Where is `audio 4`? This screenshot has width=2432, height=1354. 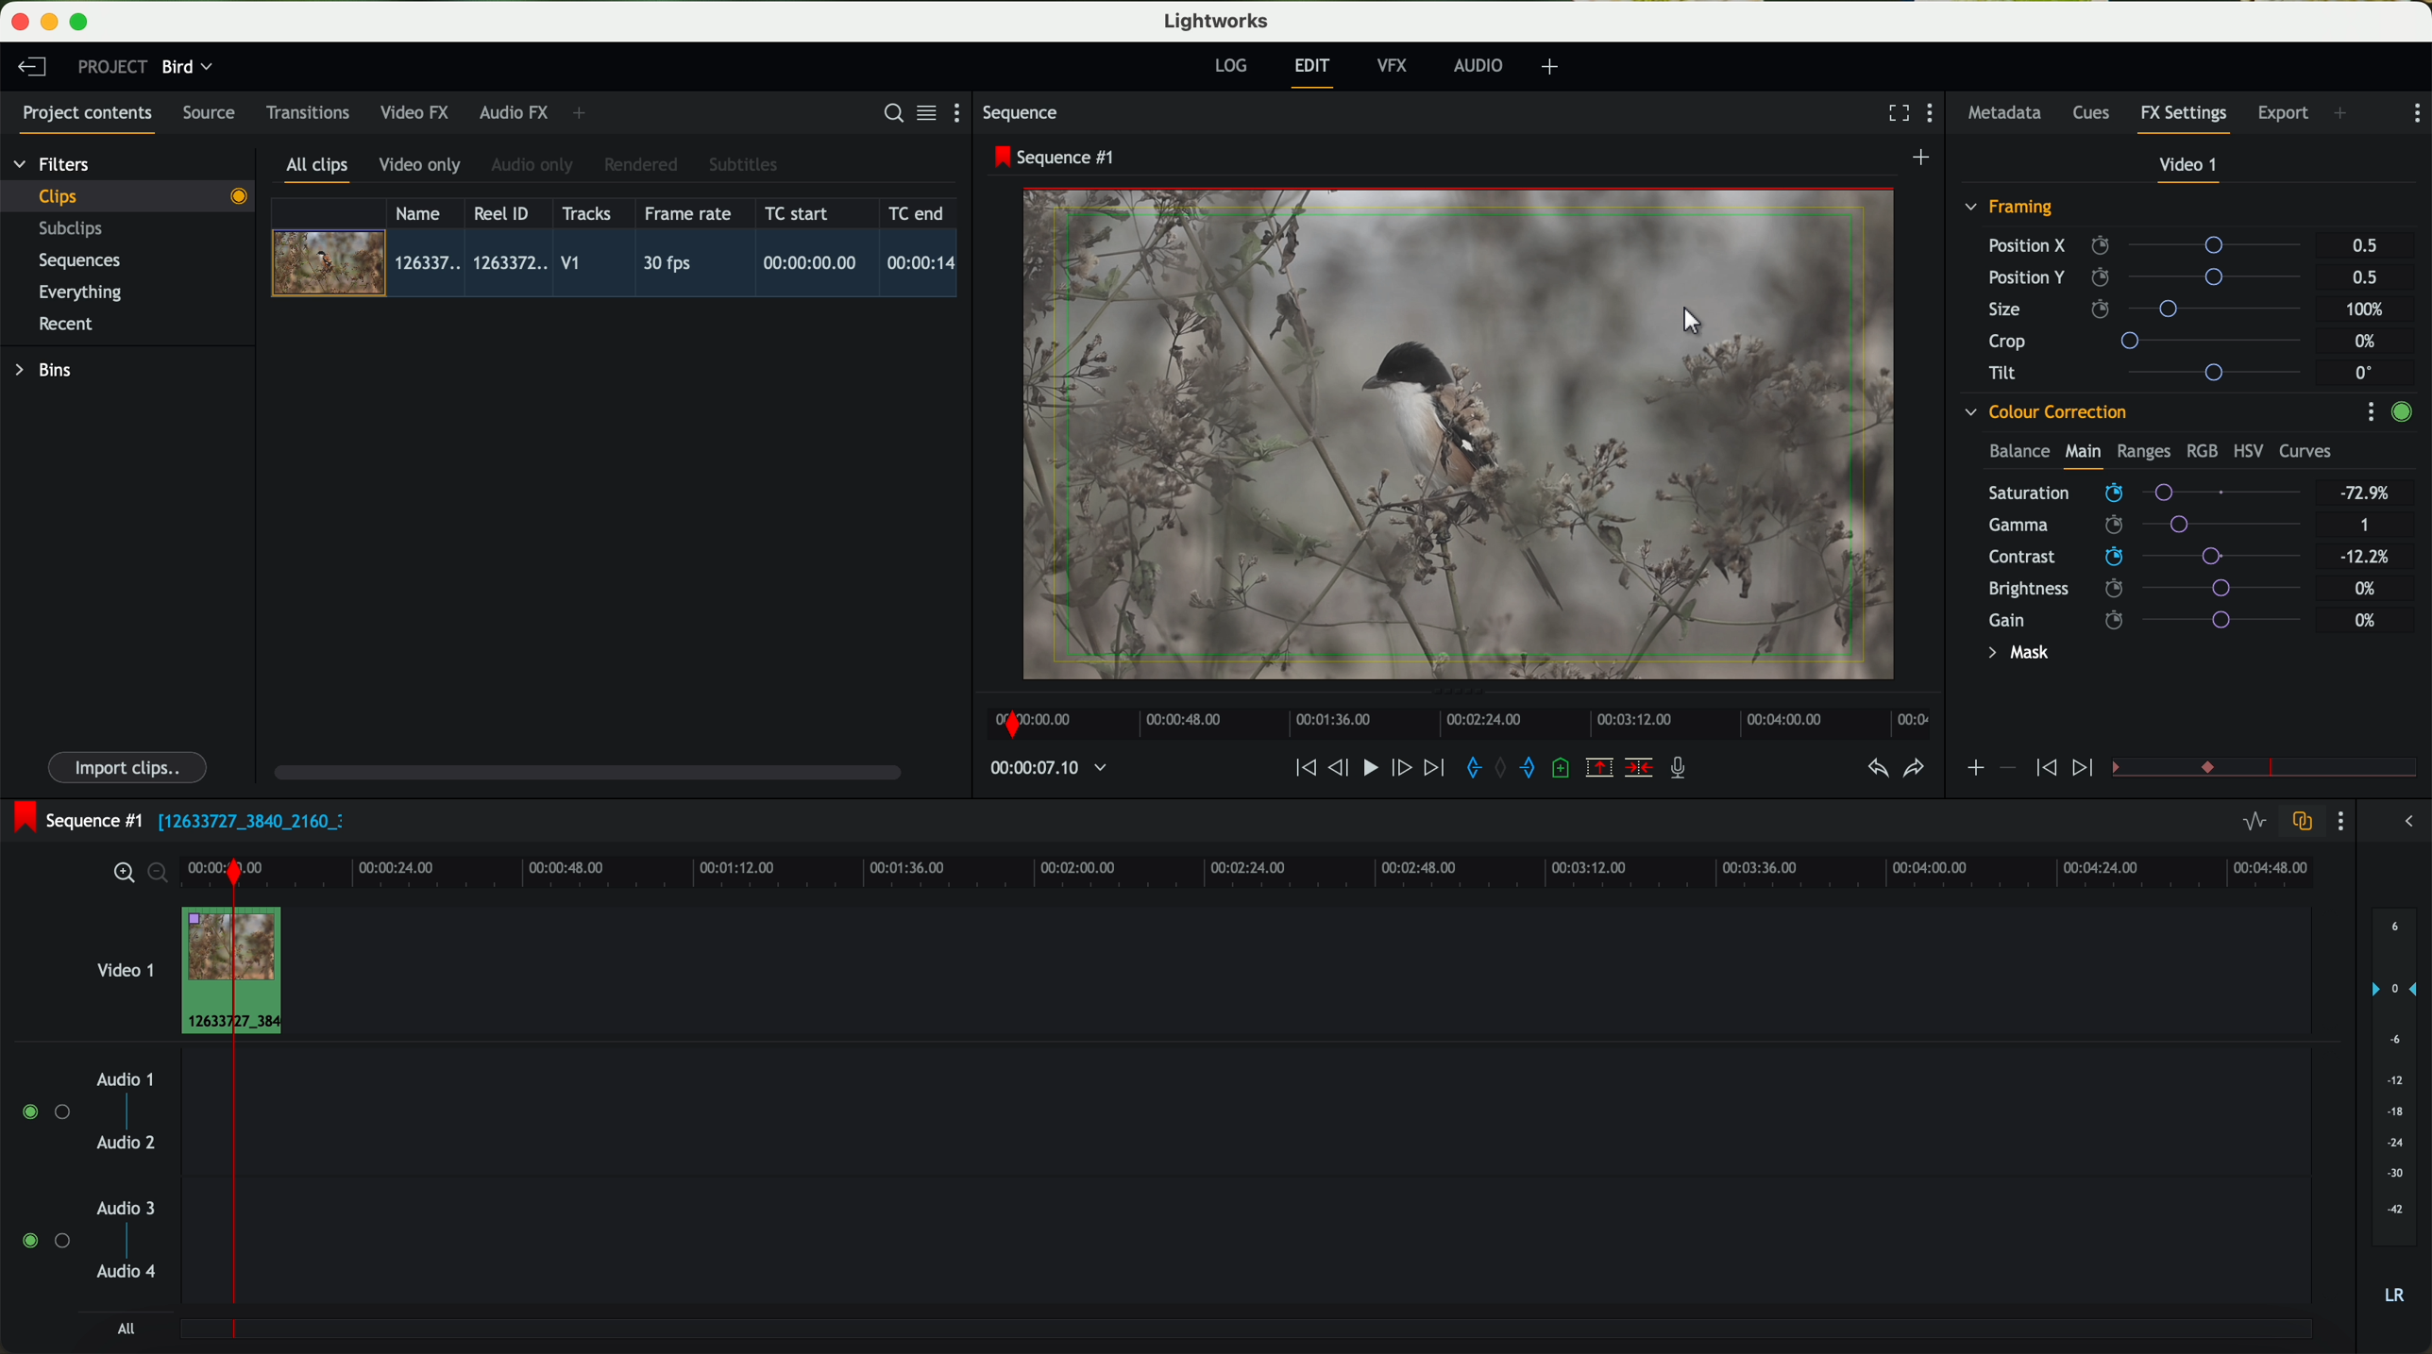 audio 4 is located at coordinates (127, 1272).